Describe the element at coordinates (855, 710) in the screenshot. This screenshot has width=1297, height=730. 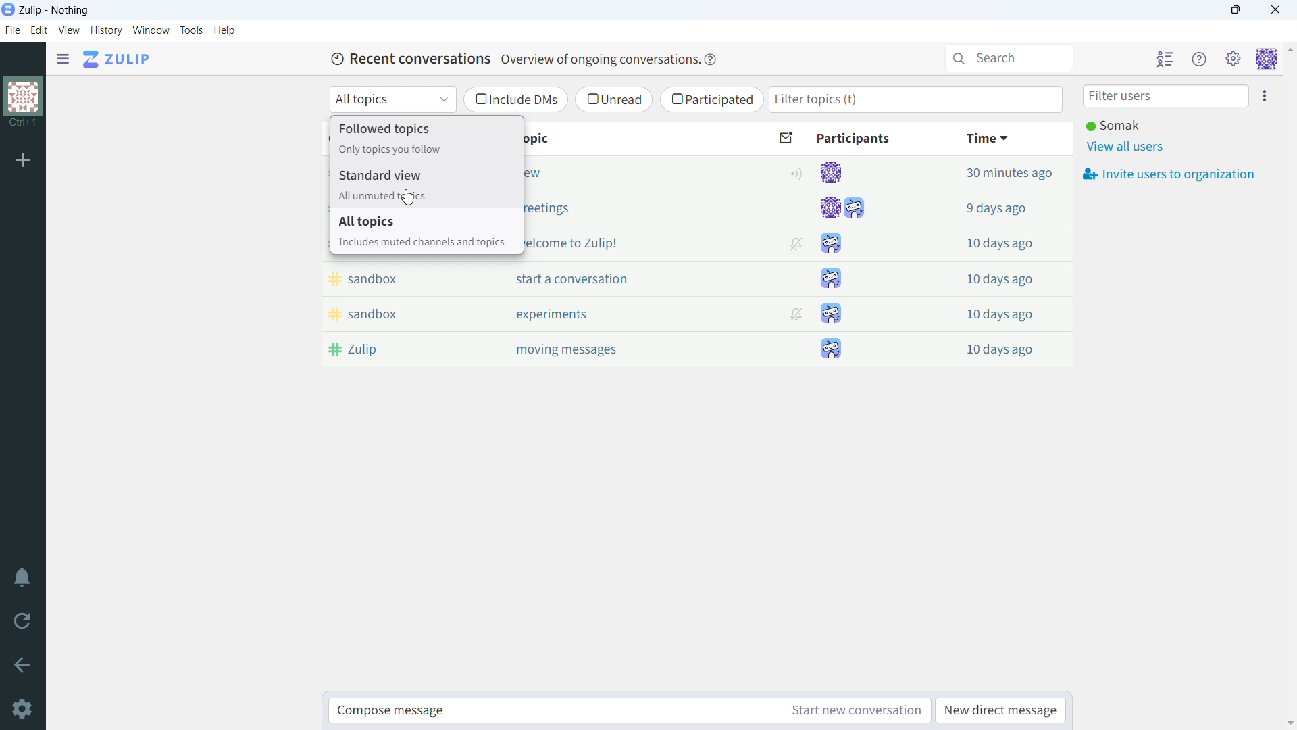
I see `start new conversation` at that location.